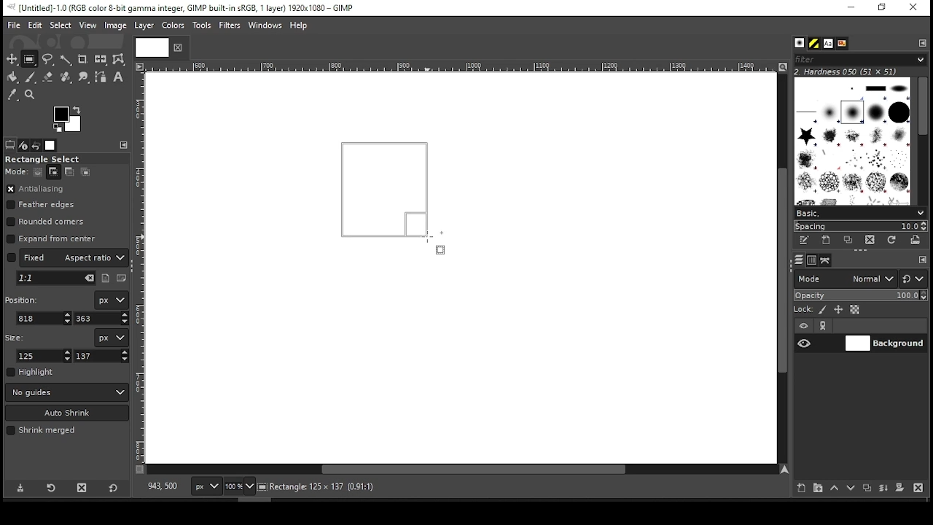 This screenshot has height=525, width=933. Describe the element at coordinates (883, 489) in the screenshot. I see `merge layer` at that location.